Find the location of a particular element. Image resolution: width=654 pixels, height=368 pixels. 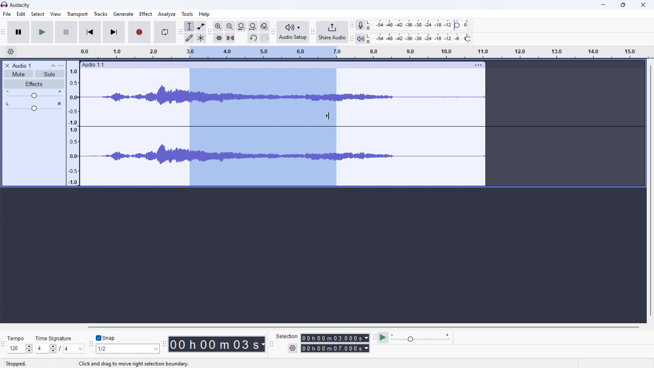

pause is located at coordinates (18, 32).